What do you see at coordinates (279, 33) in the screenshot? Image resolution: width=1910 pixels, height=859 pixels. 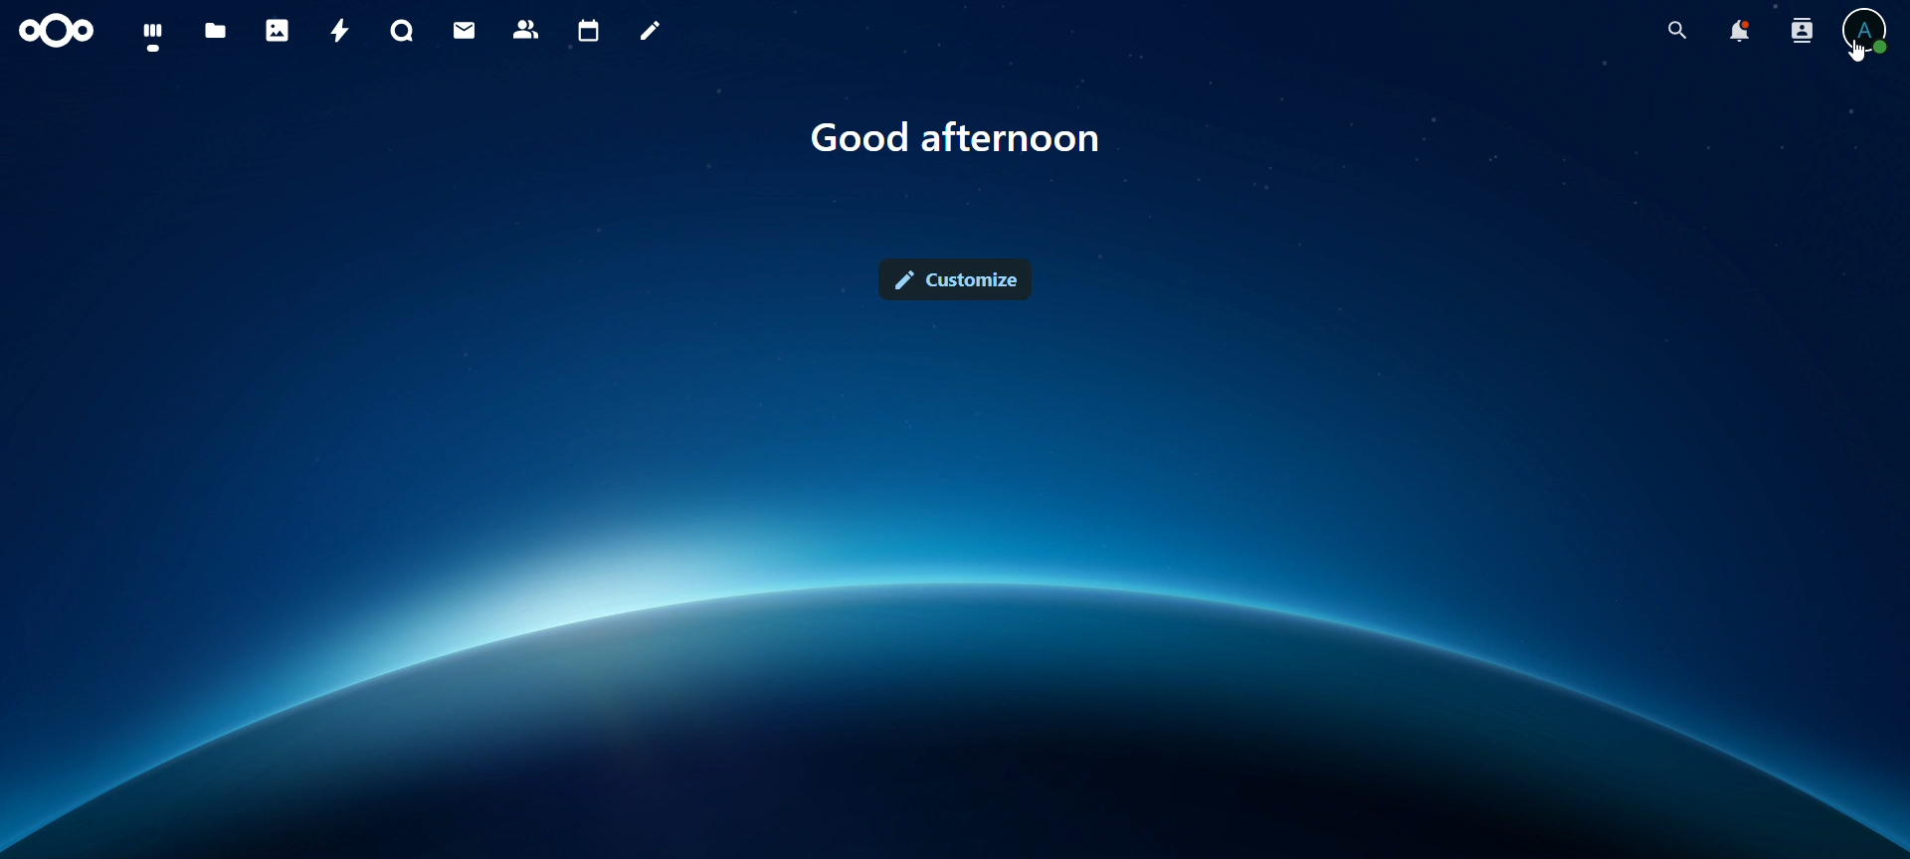 I see `photos` at bounding box center [279, 33].